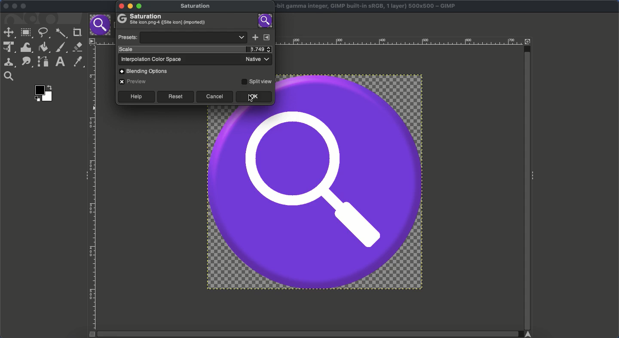 This screenshot has width=619, height=338. What do you see at coordinates (267, 37) in the screenshot?
I see `Menu` at bounding box center [267, 37].